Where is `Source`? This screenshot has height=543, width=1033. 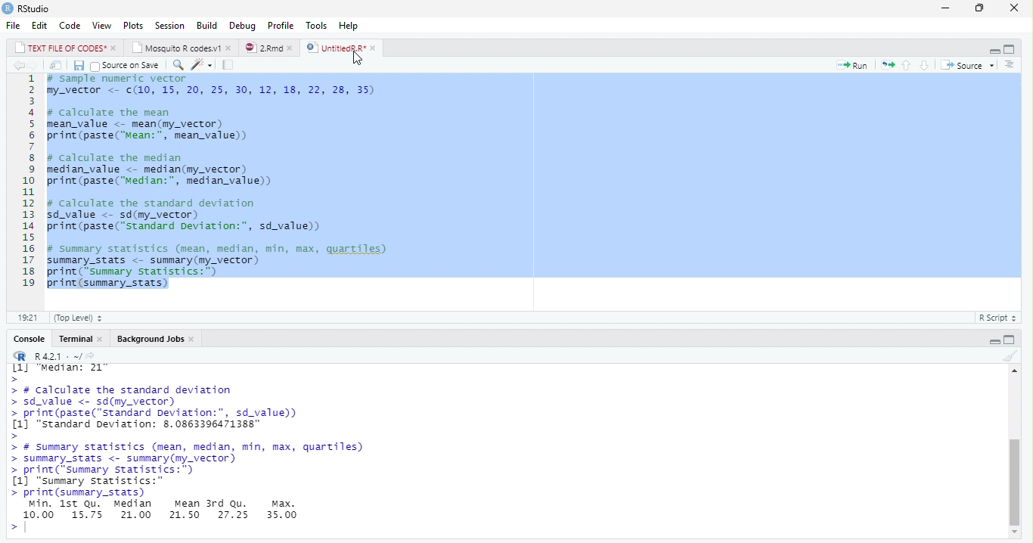 Source is located at coordinates (963, 66).